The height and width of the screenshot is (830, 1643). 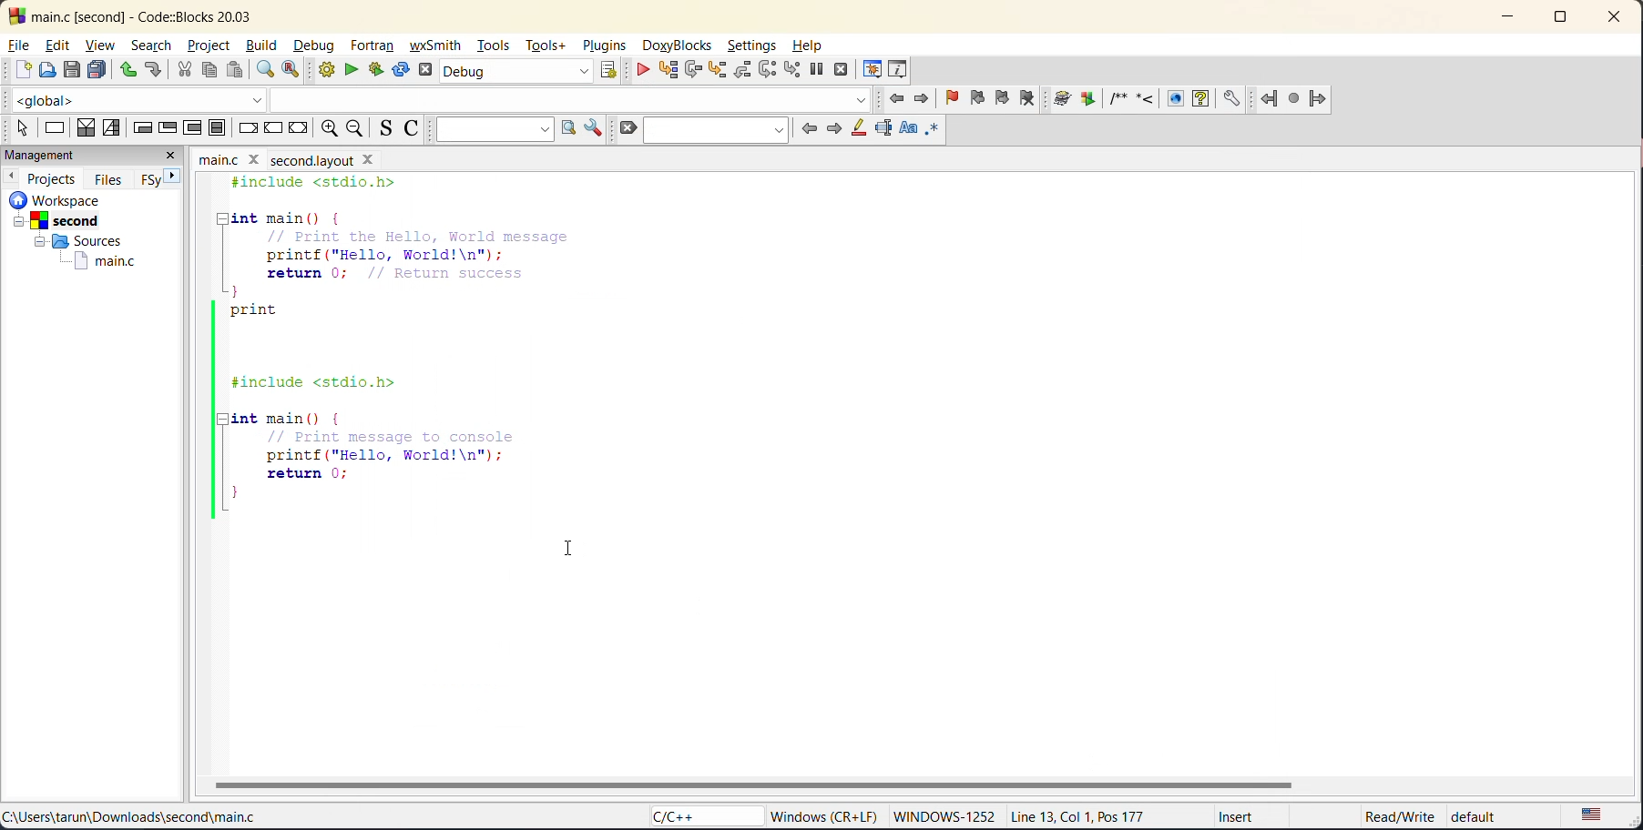 What do you see at coordinates (638, 69) in the screenshot?
I see `debug` at bounding box center [638, 69].